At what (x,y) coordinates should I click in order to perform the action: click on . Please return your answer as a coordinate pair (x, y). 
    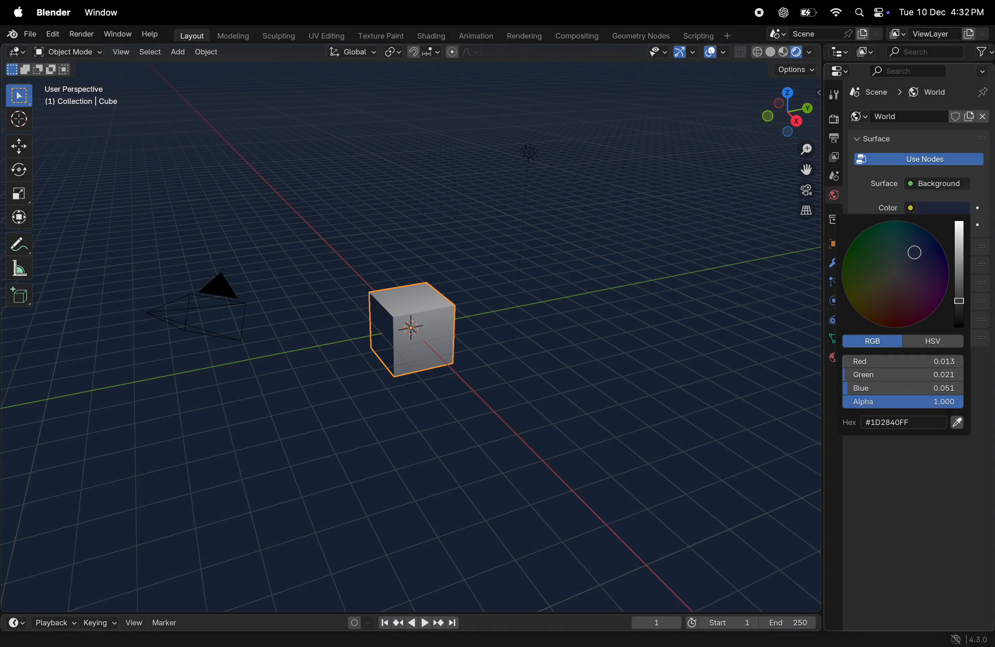
    Looking at the image, I should click on (527, 153).